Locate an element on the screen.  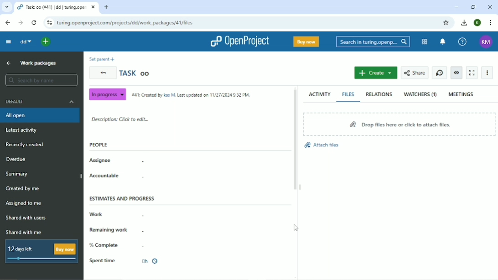
More actions is located at coordinates (487, 73).